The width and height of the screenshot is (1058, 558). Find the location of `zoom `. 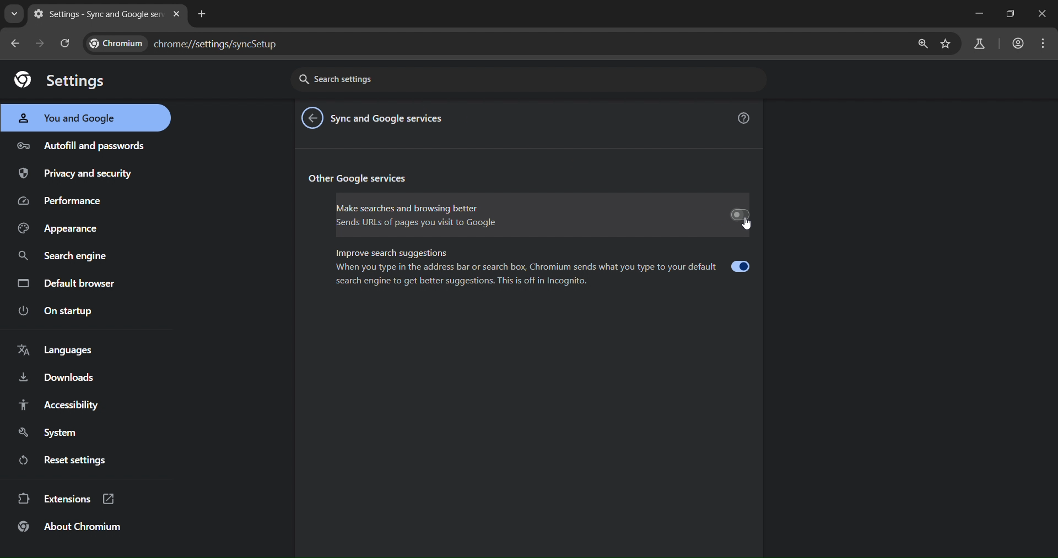

zoom  is located at coordinates (922, 46).